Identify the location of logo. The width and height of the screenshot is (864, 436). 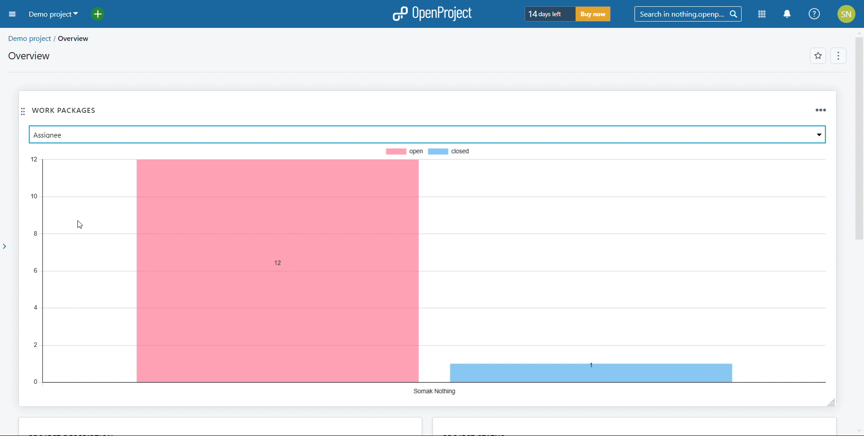
(432, 13).